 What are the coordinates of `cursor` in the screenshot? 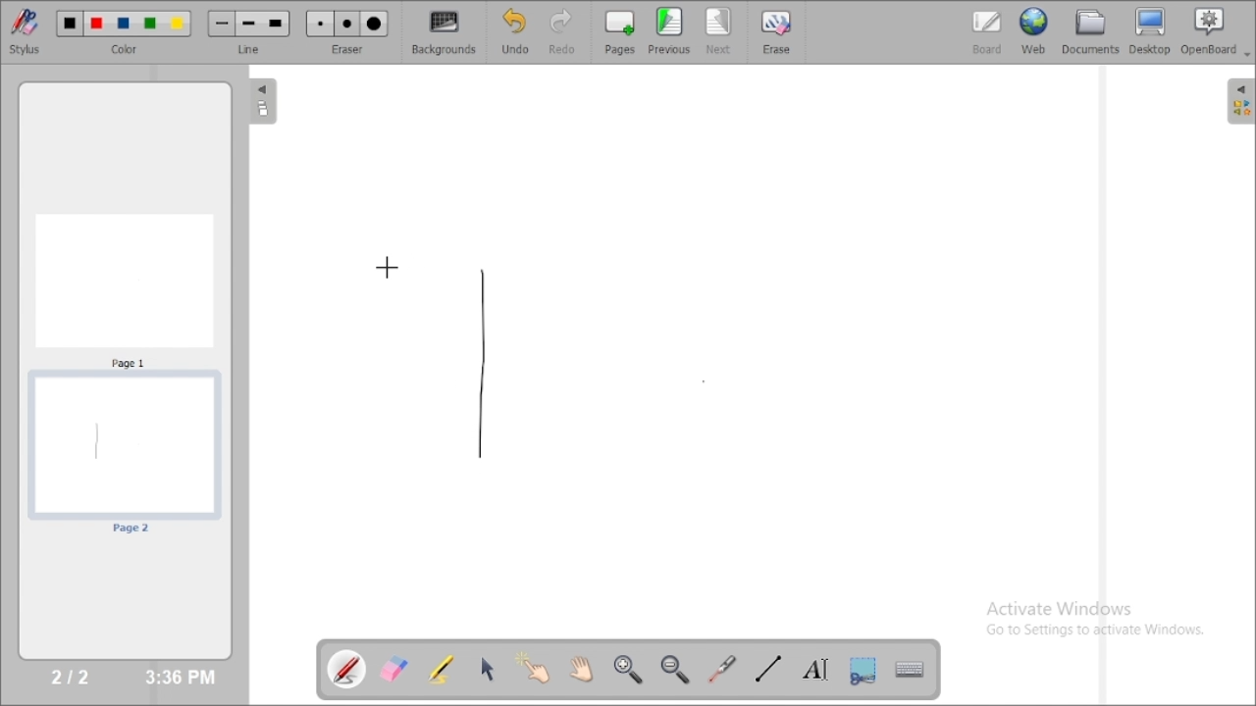 It's located at (387, 266).